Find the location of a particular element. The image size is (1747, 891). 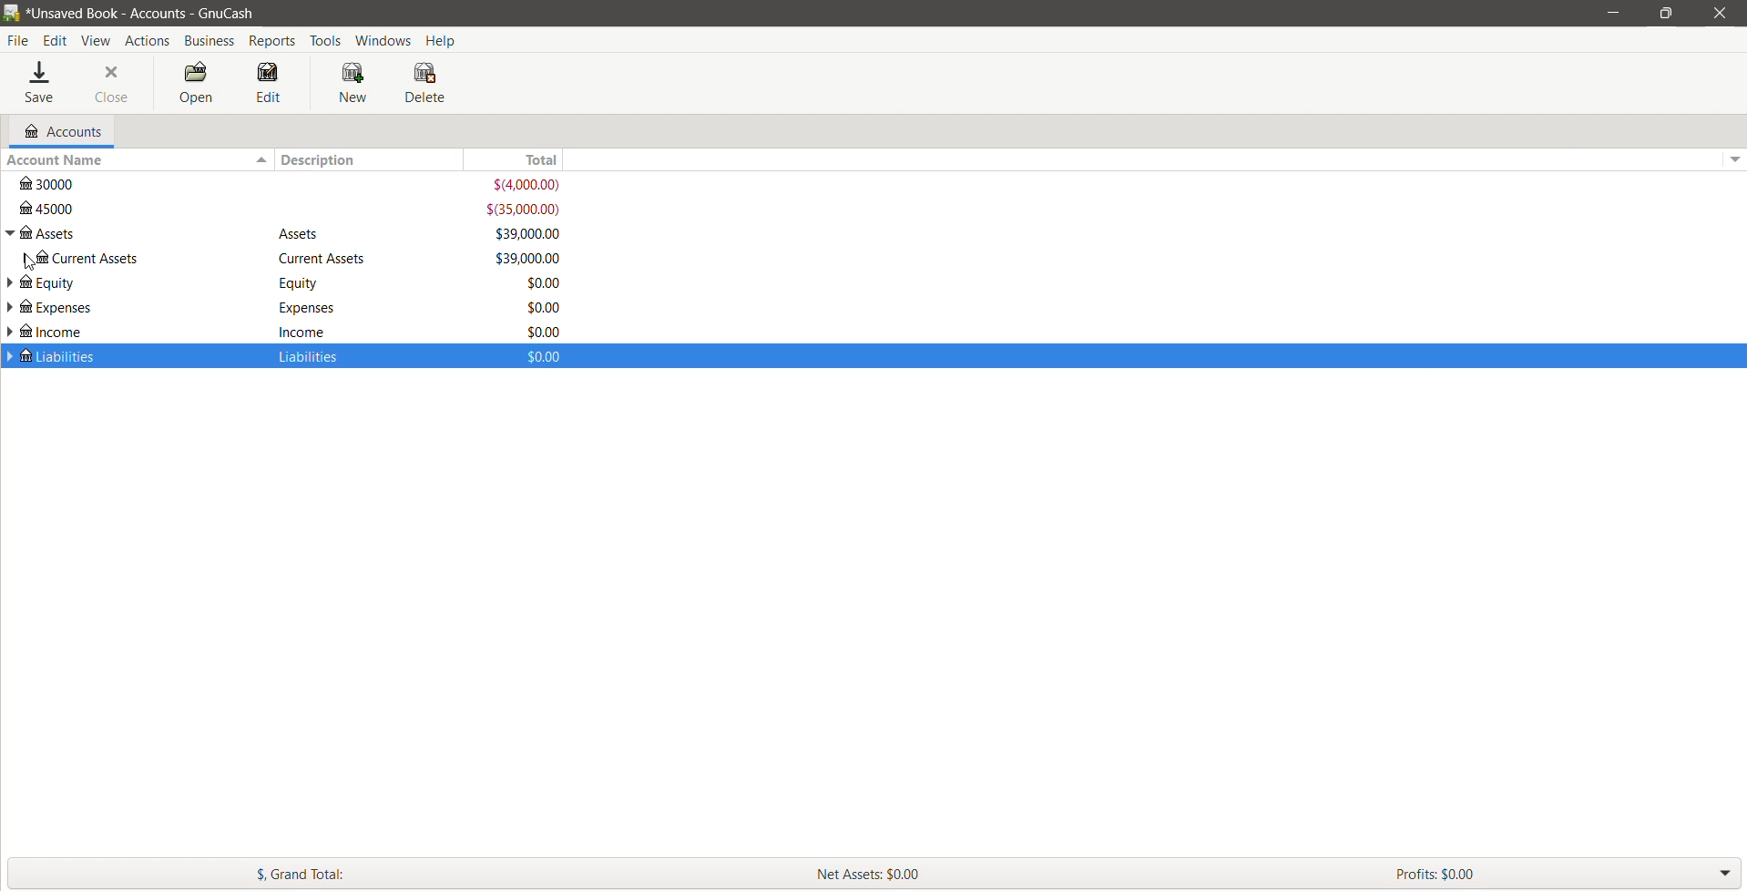

Equity is located at coordinates (326, 260).